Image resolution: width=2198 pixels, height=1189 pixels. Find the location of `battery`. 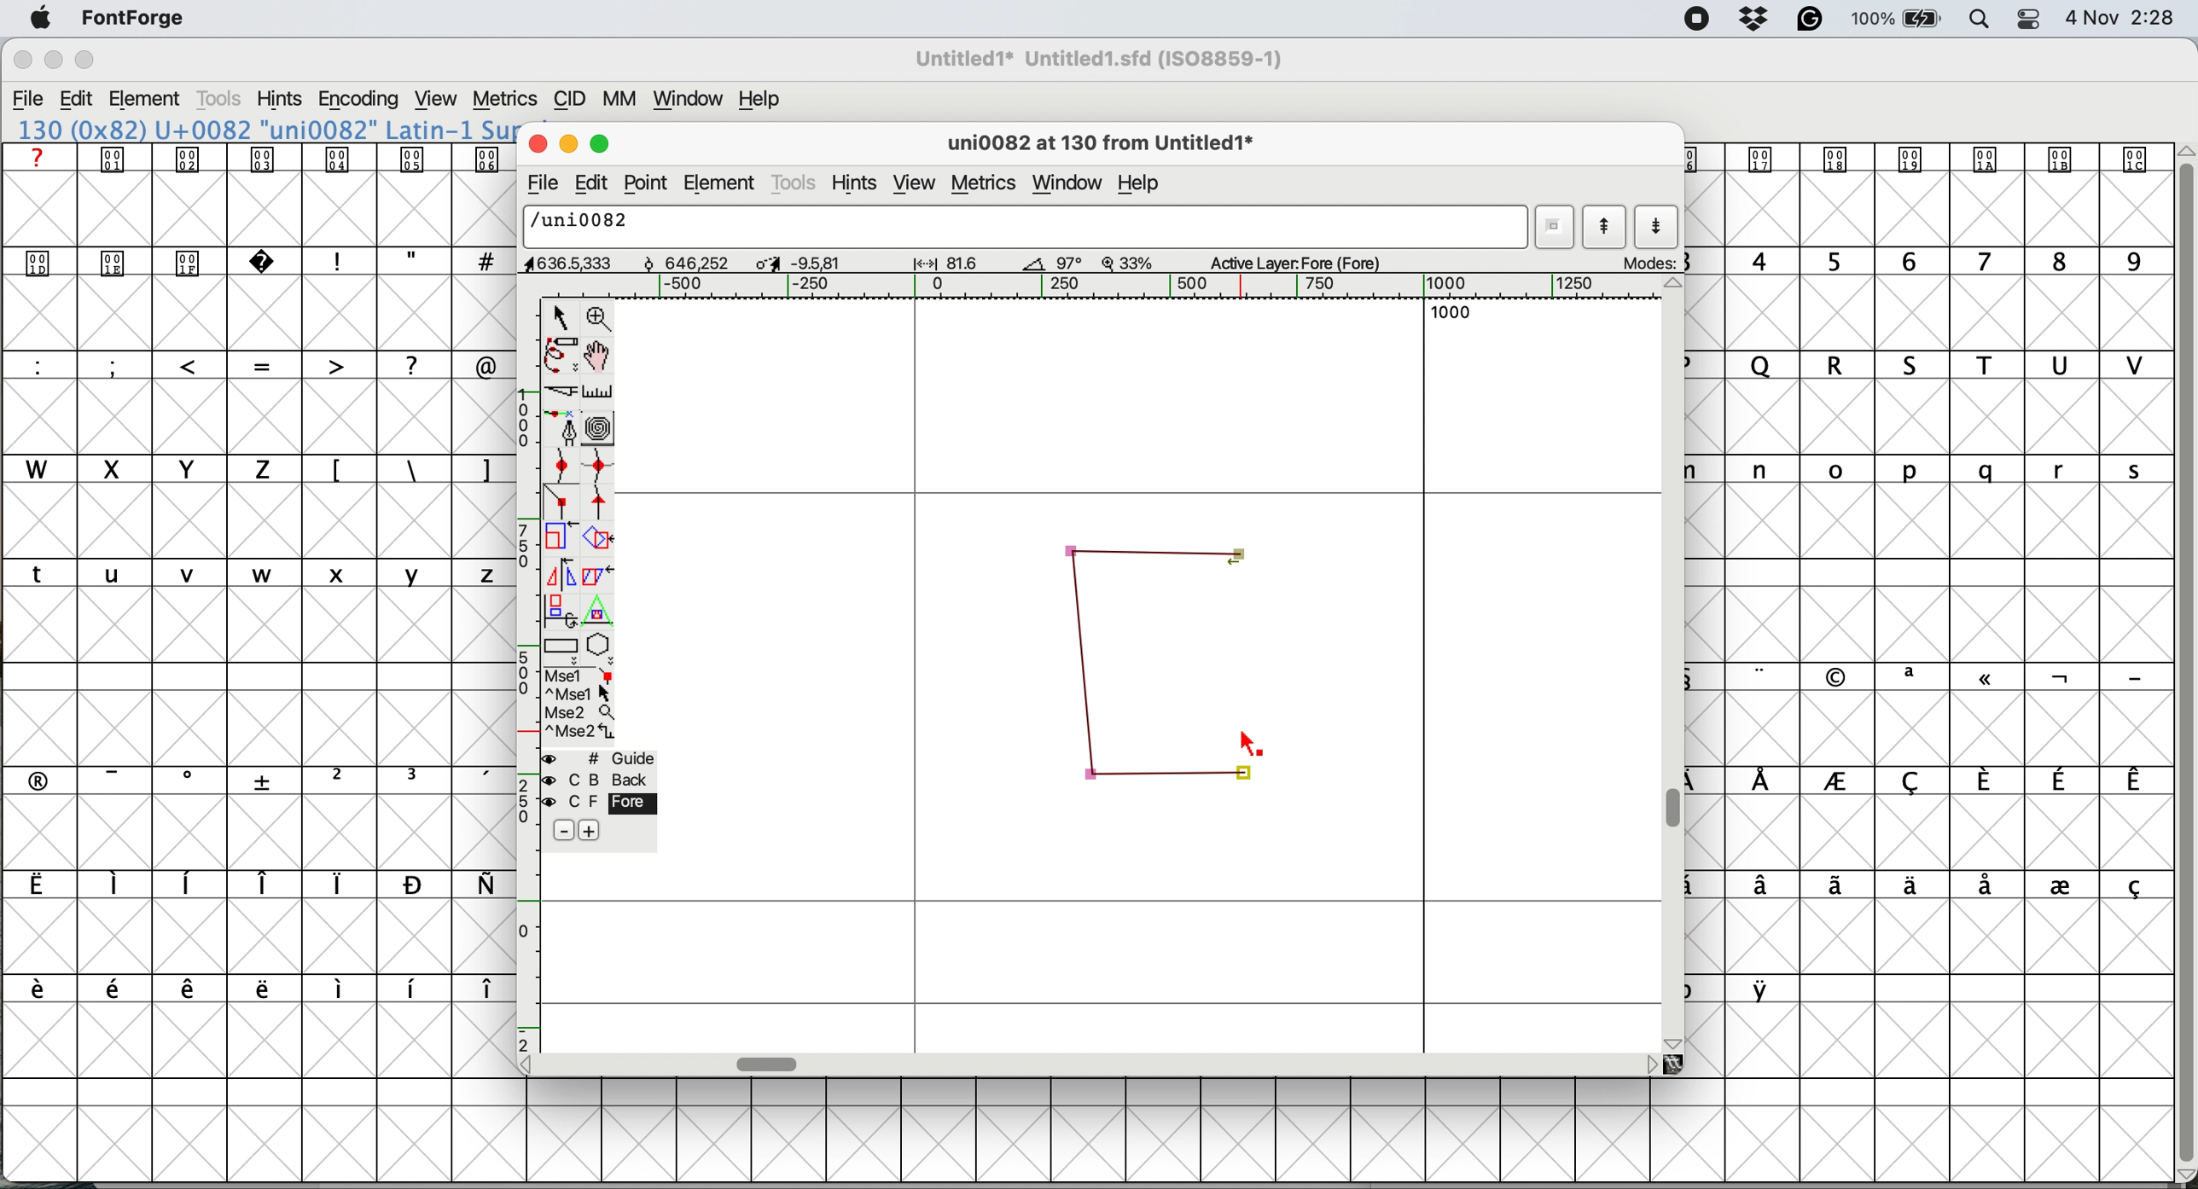

battery is located at coordinates (1894, 19).